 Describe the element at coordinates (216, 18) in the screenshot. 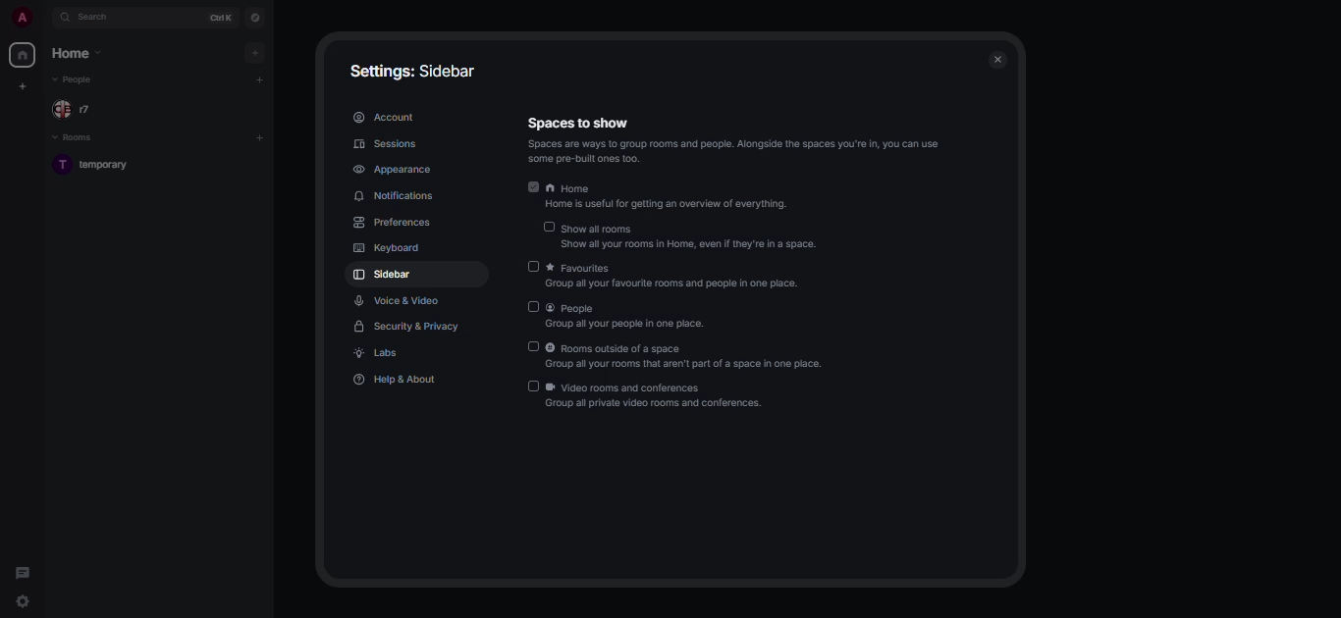

I see `ctrl K` at that location.